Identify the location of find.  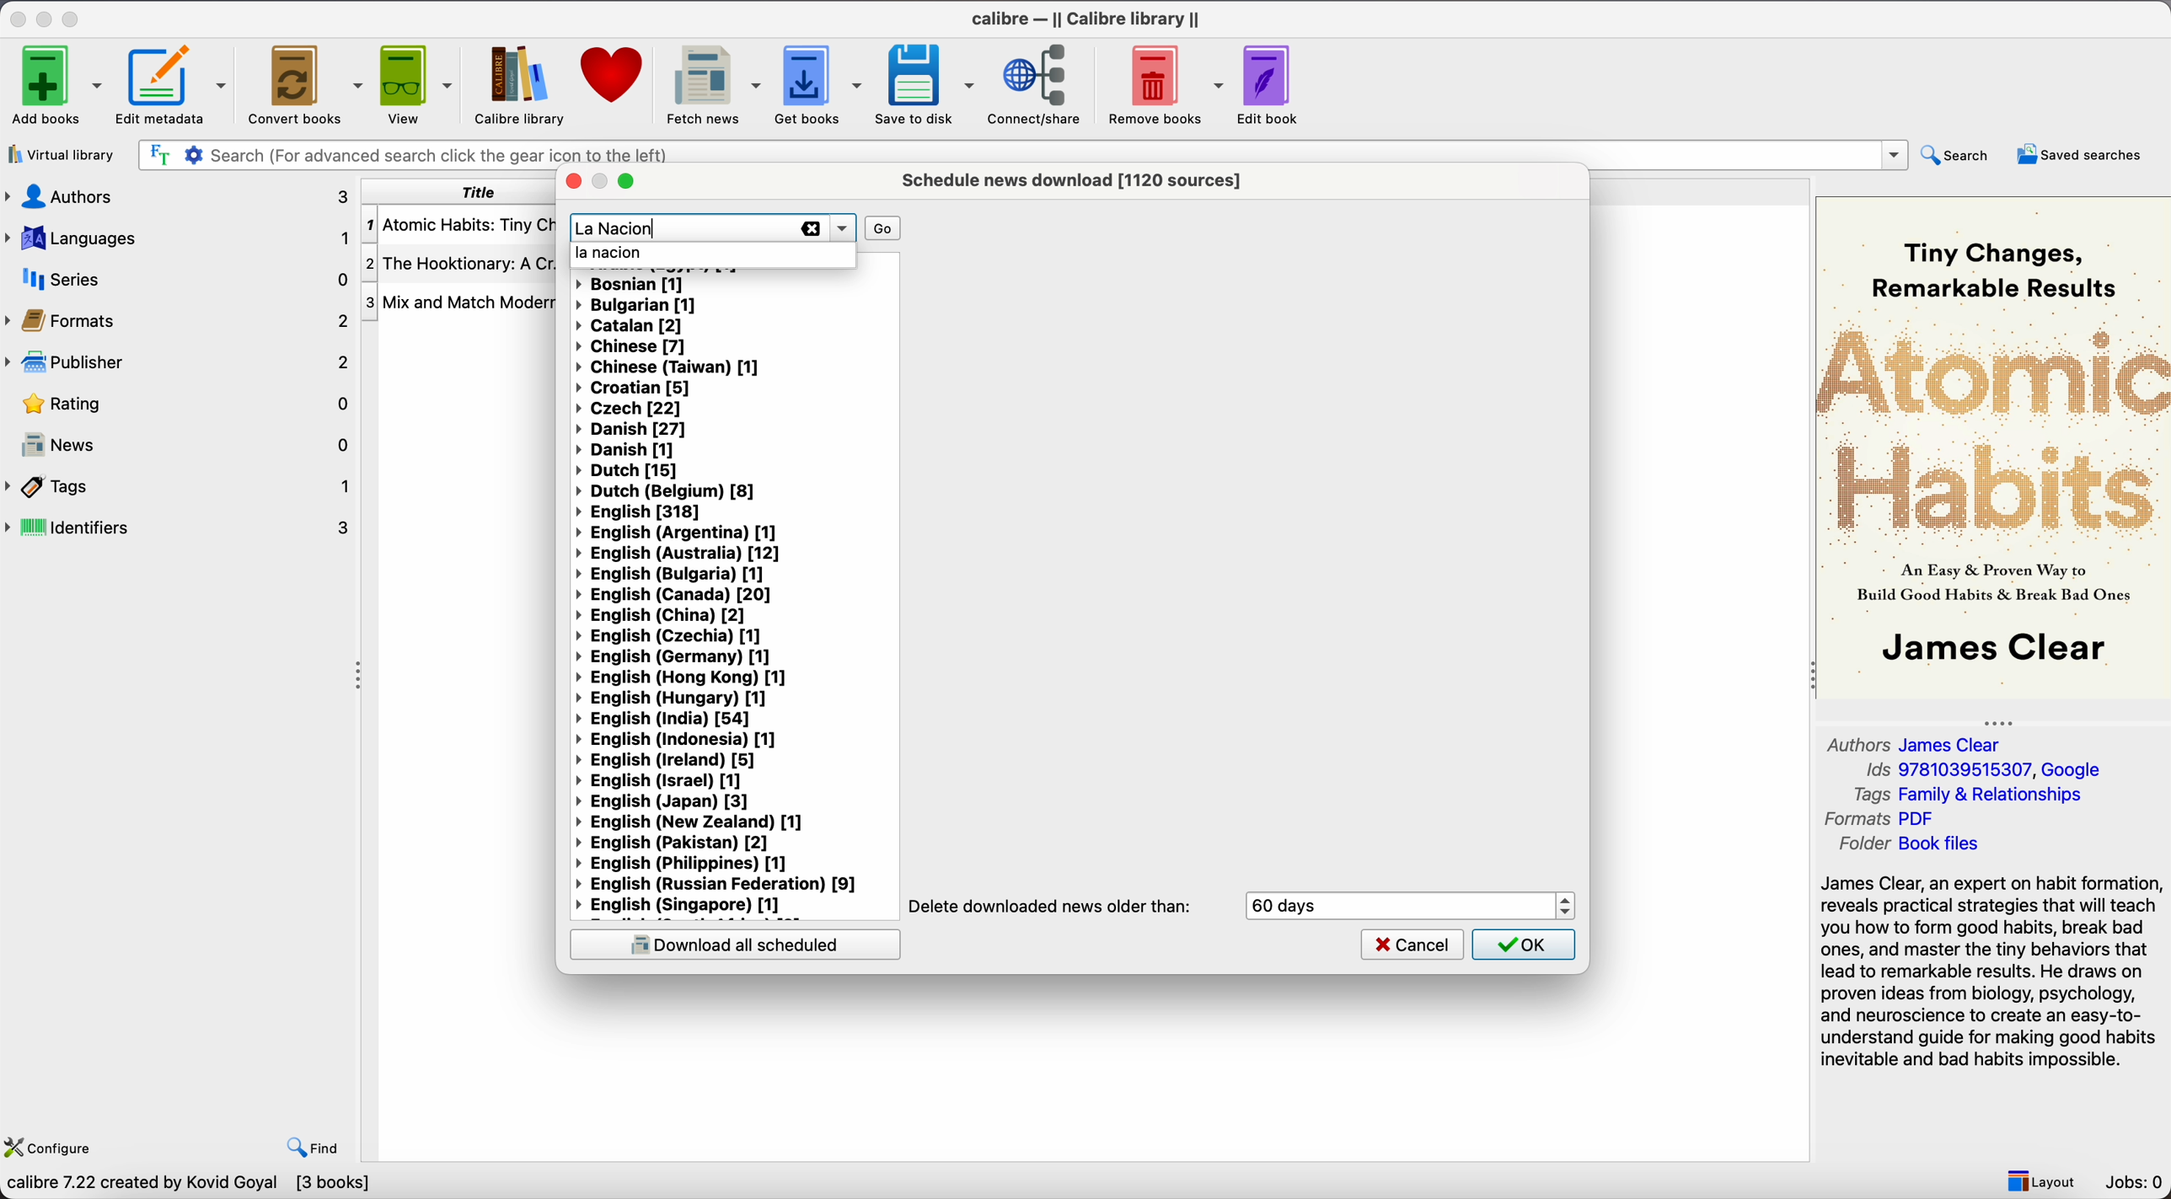
(314, 1148).